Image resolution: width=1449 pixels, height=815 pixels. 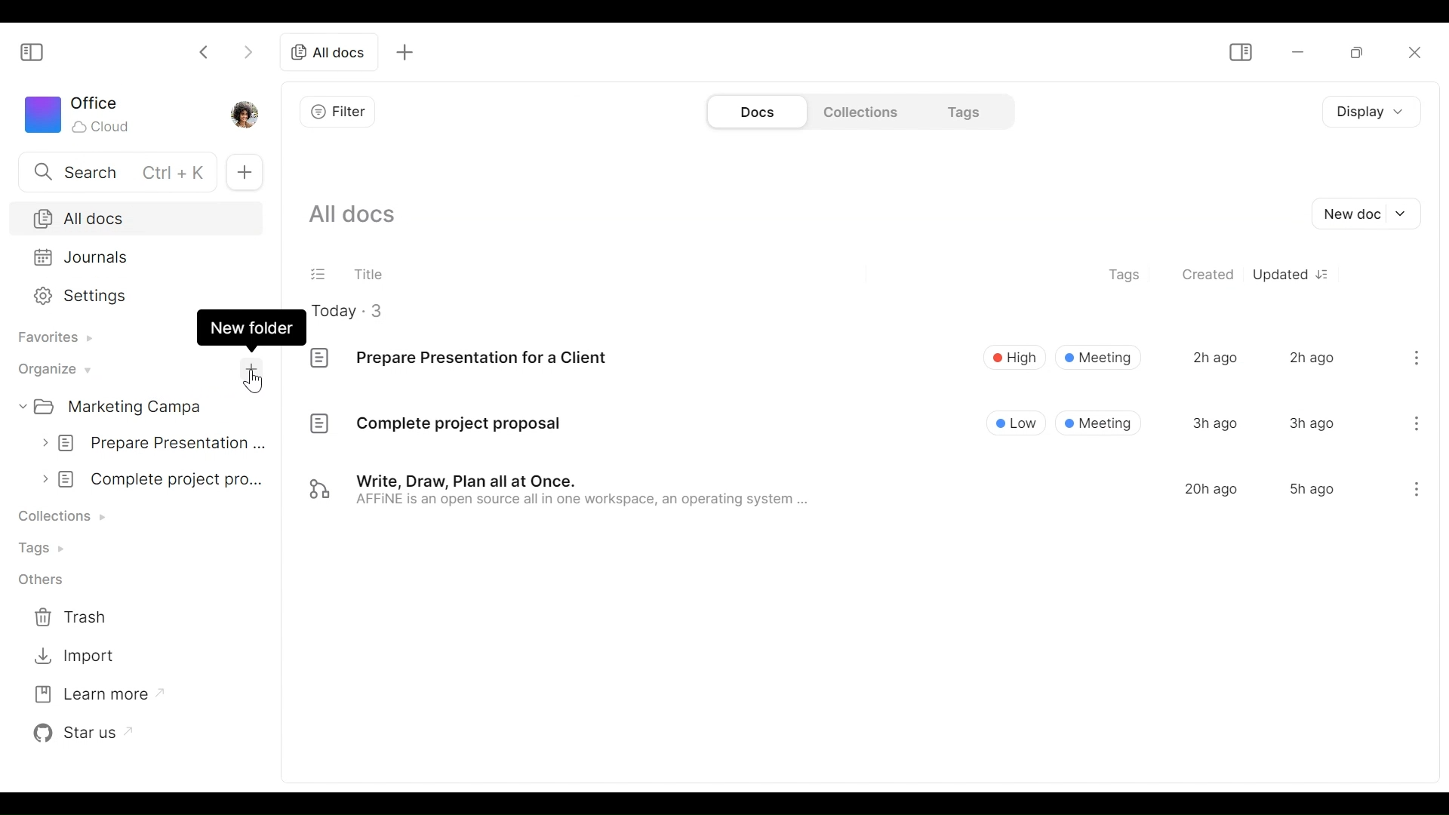 I want to click on Settings, so click(x=132, y=294).